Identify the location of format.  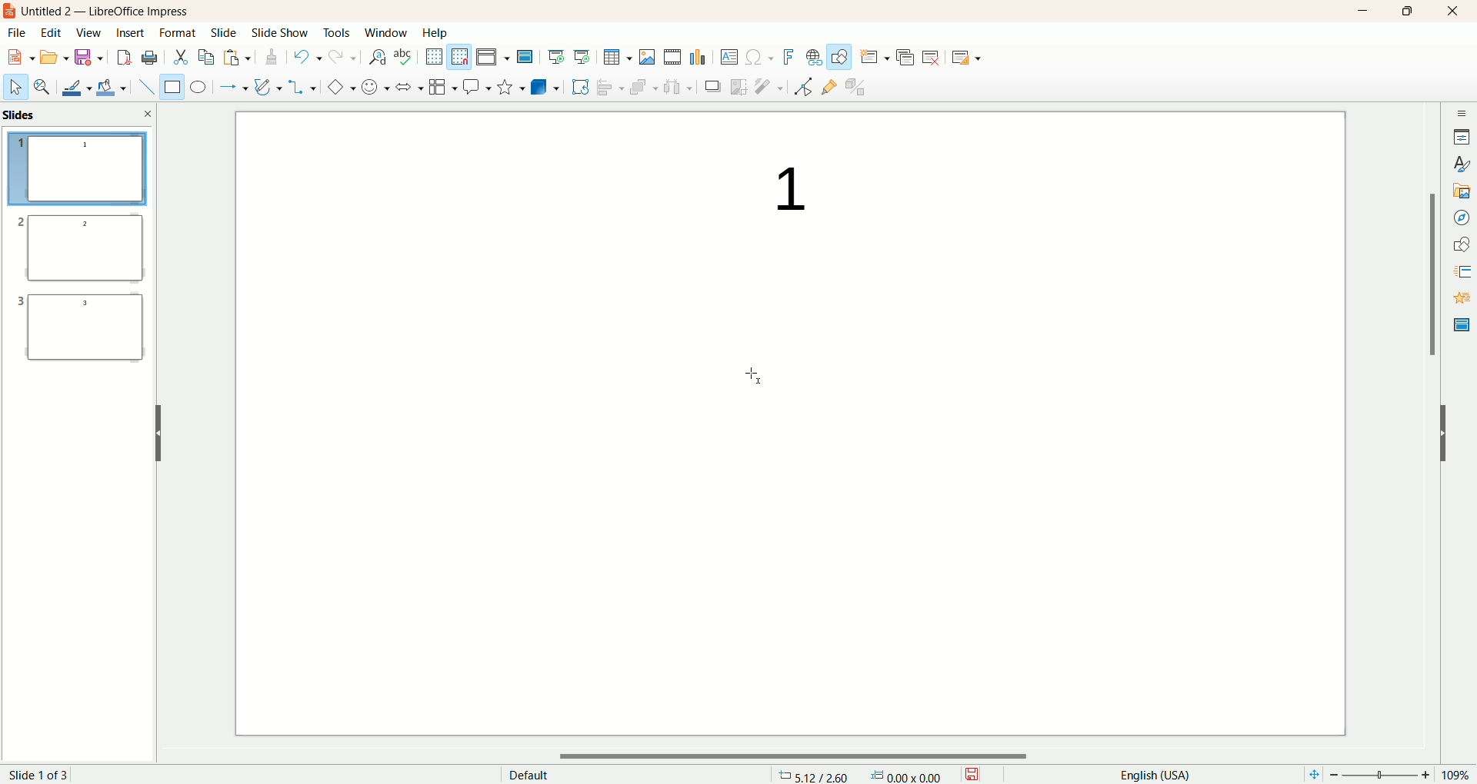
(178, 32).